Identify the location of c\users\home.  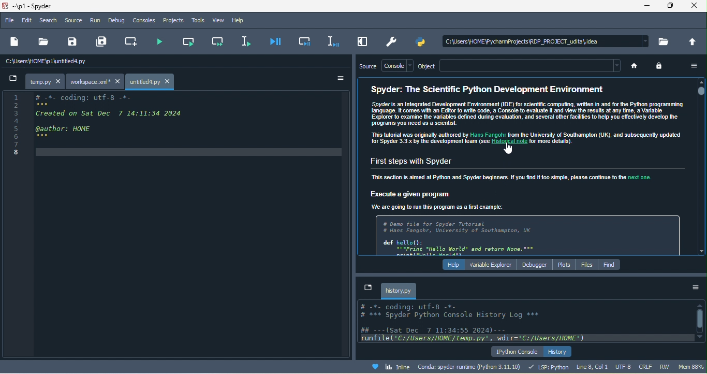
(546, 39).